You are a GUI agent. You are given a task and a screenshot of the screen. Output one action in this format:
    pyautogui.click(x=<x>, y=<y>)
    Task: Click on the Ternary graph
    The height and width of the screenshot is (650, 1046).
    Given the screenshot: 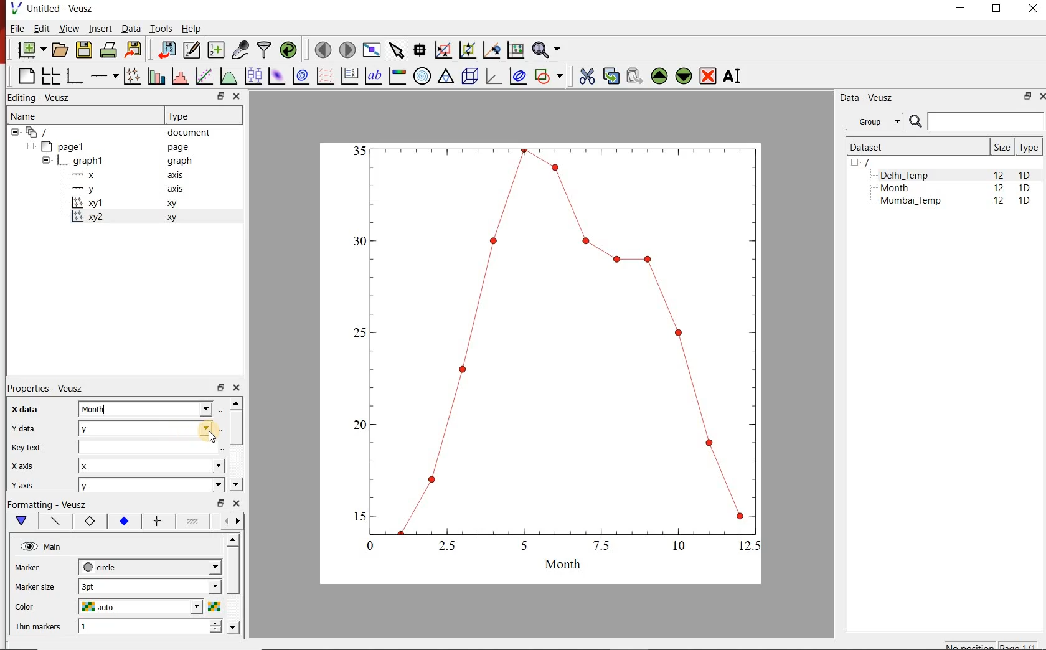 What is the action you would take?
    pyautogui.click(x=446, y=77)
    